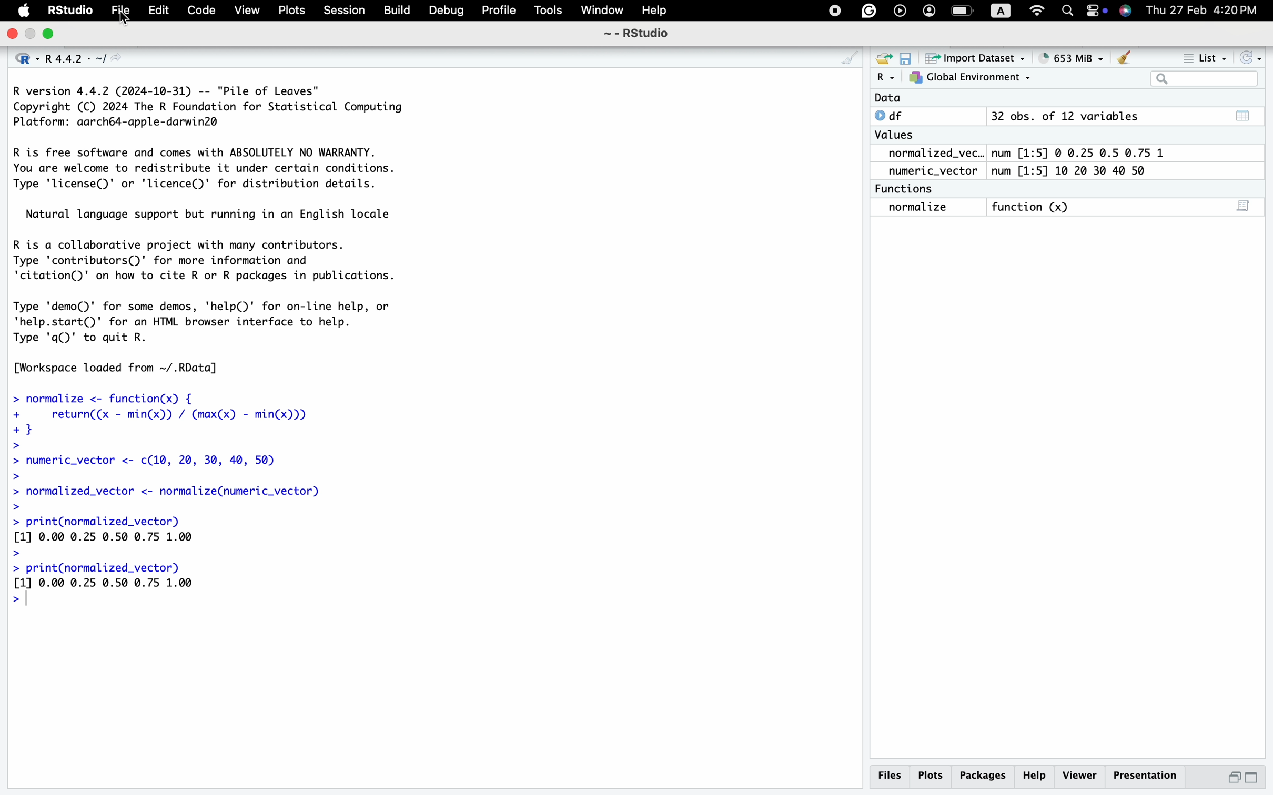  Describe the element at coordinates (68, 55) in the screenshot. I see `R.4.4.2` at that location.